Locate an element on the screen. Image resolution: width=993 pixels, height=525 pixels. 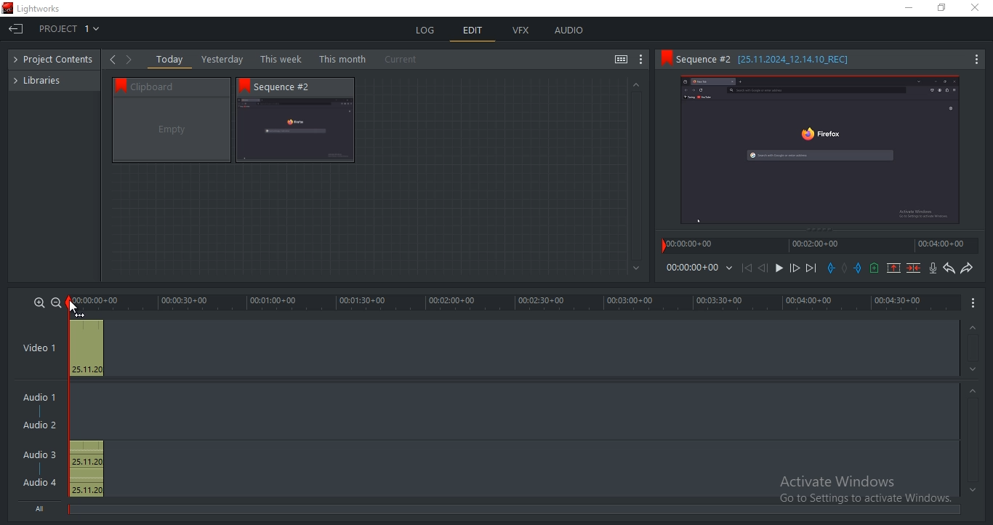
show settings menu is located at coordinates (641, 60).